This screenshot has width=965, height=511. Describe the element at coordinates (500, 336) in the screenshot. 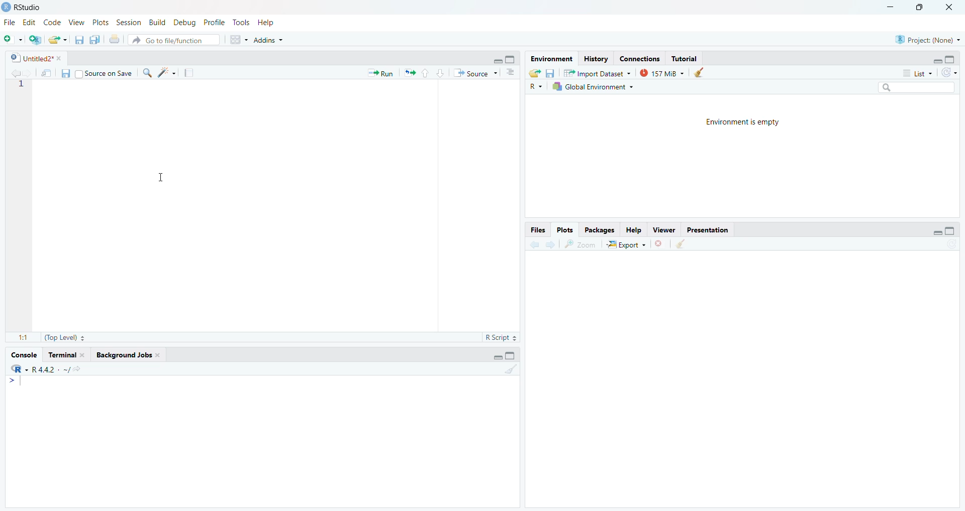

I see `RScript` at that location.